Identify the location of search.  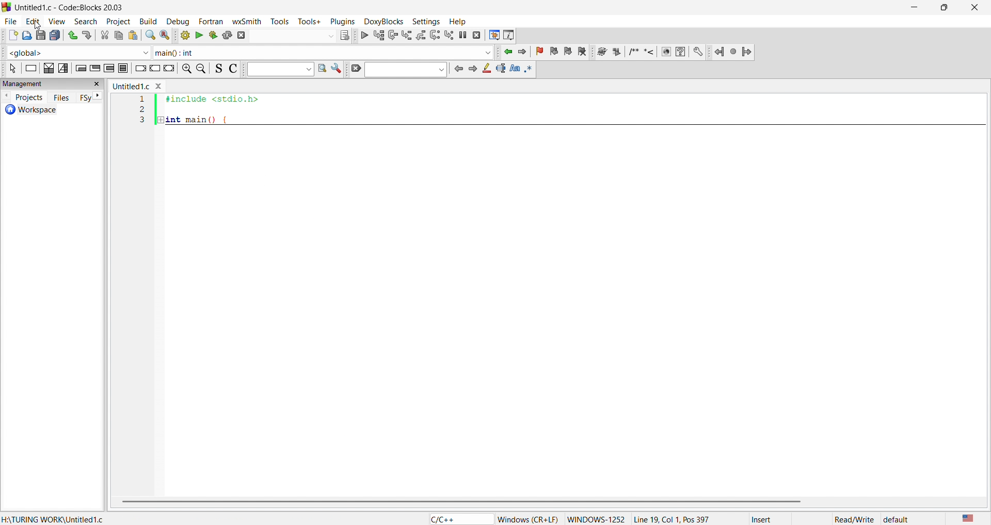
(82, 20).